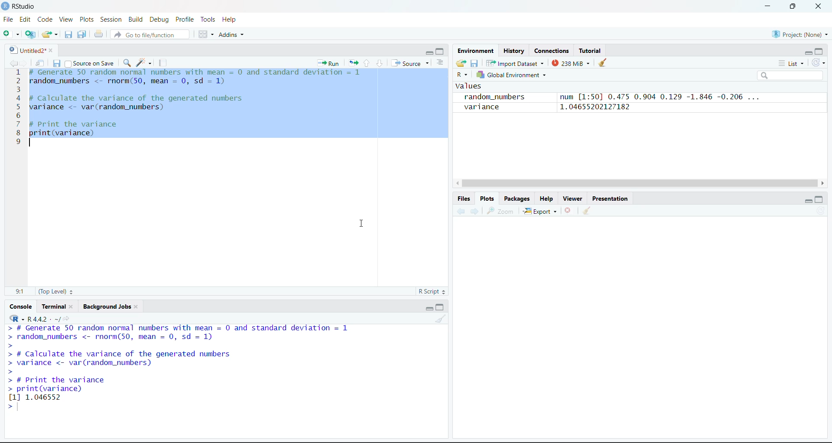 The width and height of the screenshot is (832, 443). I want to click on search file, so click(149, 35).